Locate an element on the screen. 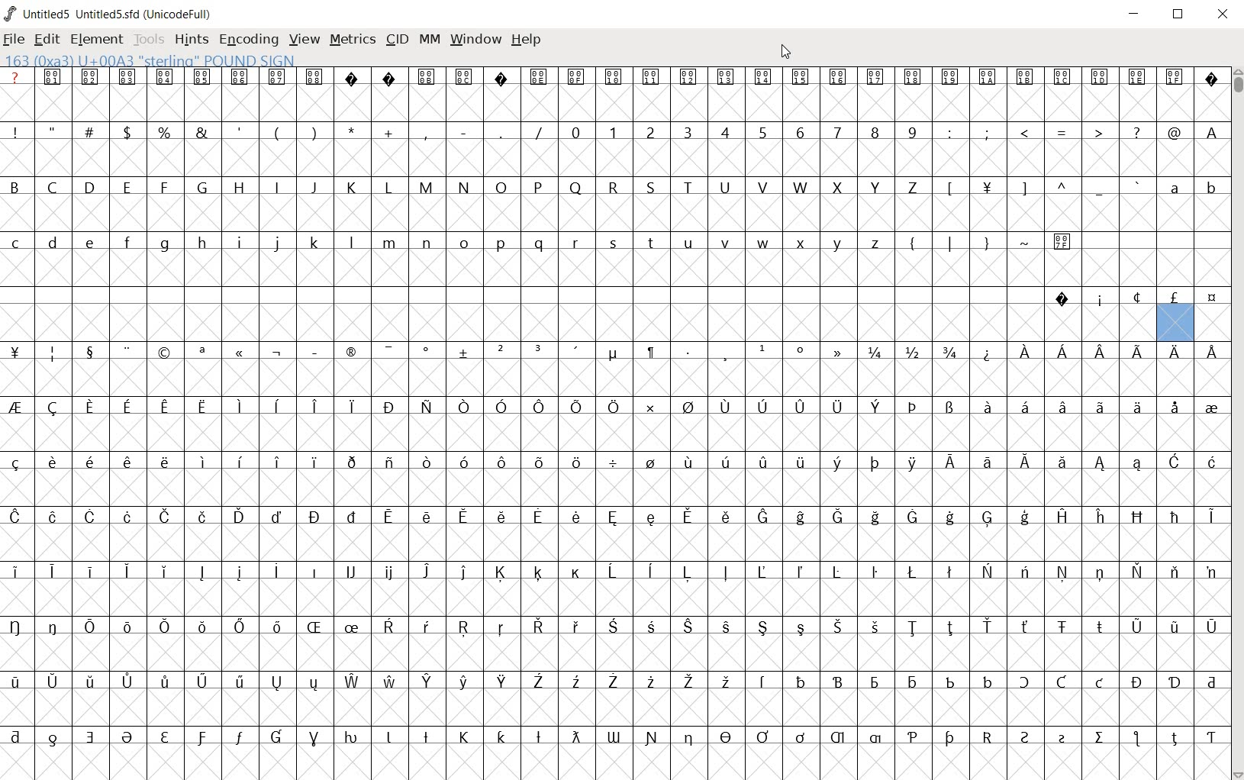 This screenshot has width=1244, height=780. Symbol is located at coordinates (948, 739).